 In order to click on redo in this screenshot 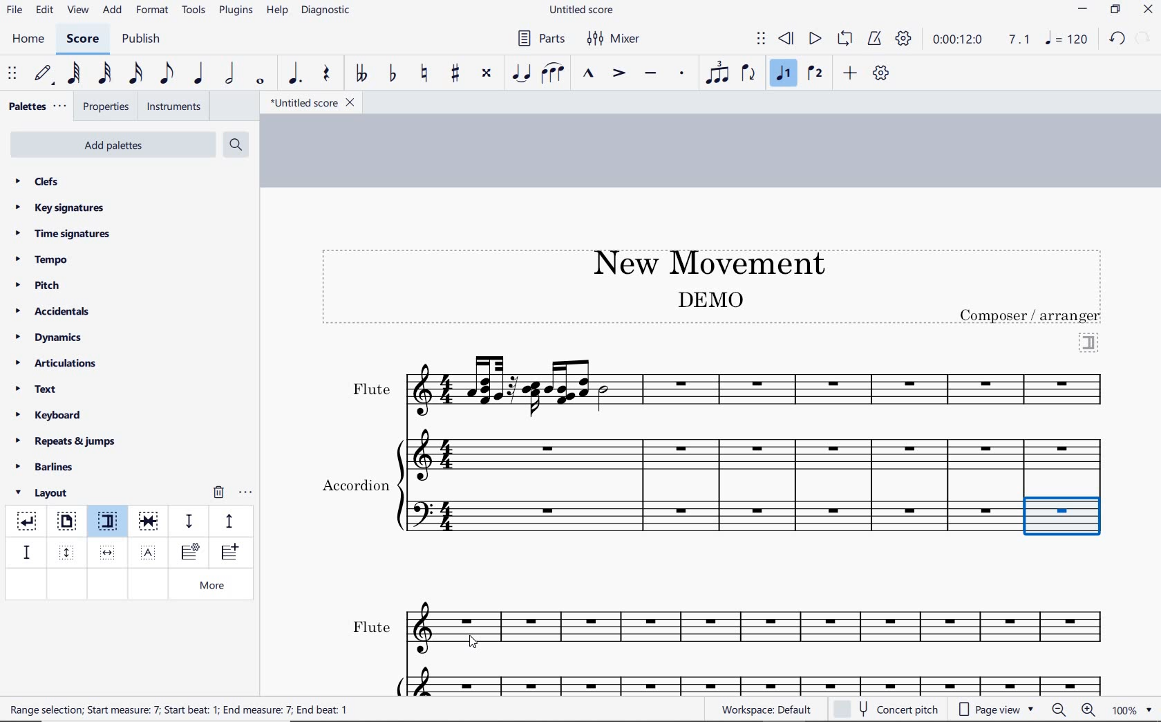, I will do `click(1144, 37)`.